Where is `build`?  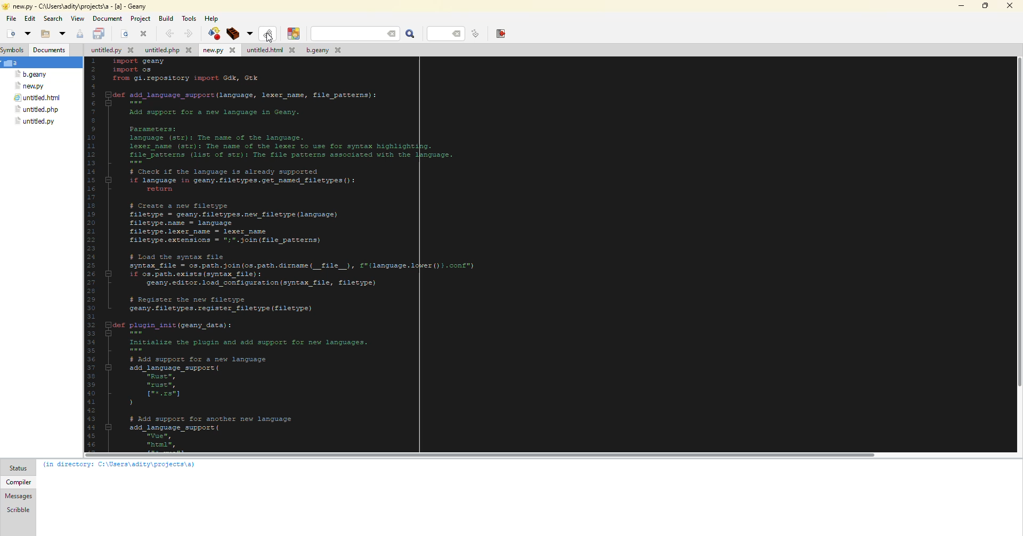 build is located at coordinates (167, 19).